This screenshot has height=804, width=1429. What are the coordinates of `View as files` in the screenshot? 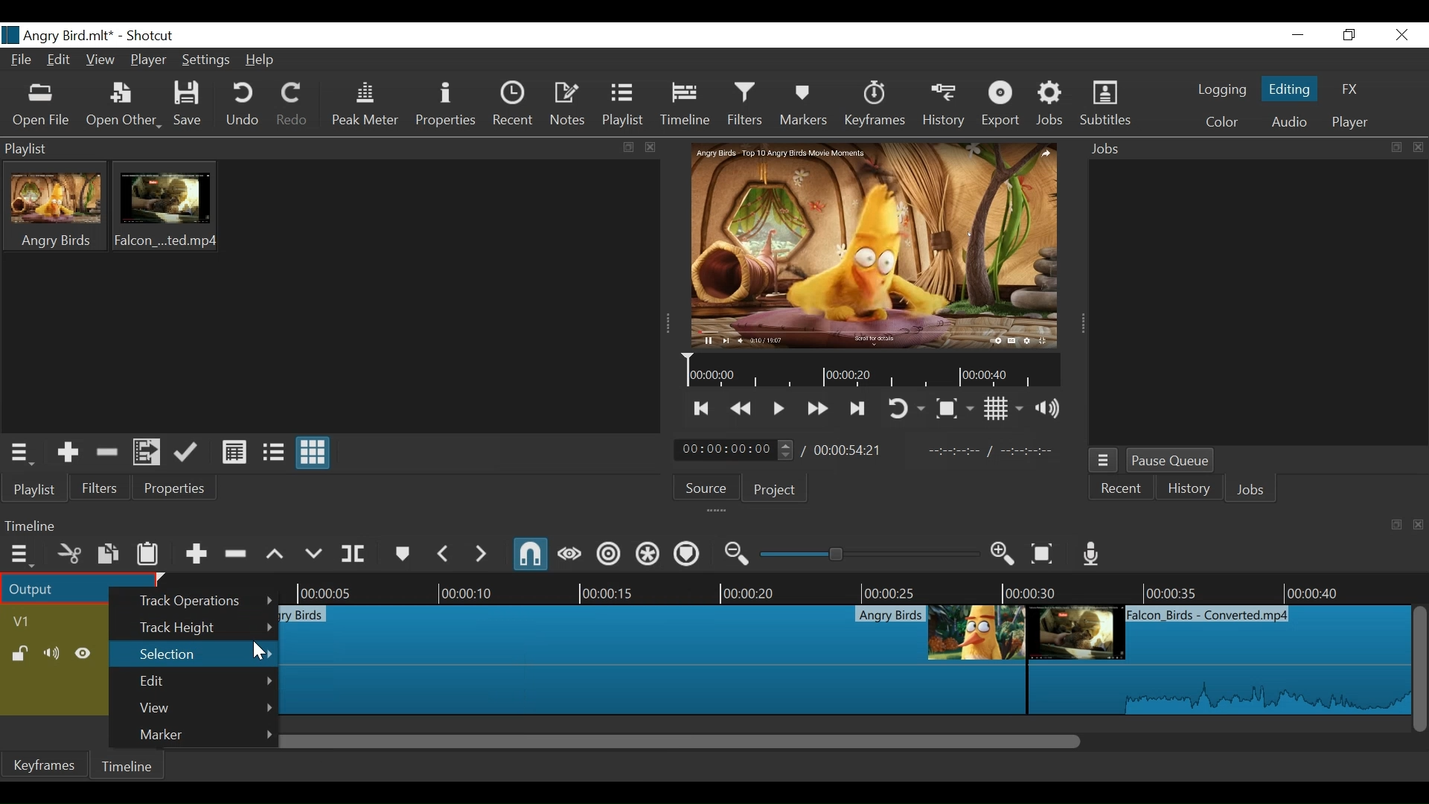 It's located at (272, 452).